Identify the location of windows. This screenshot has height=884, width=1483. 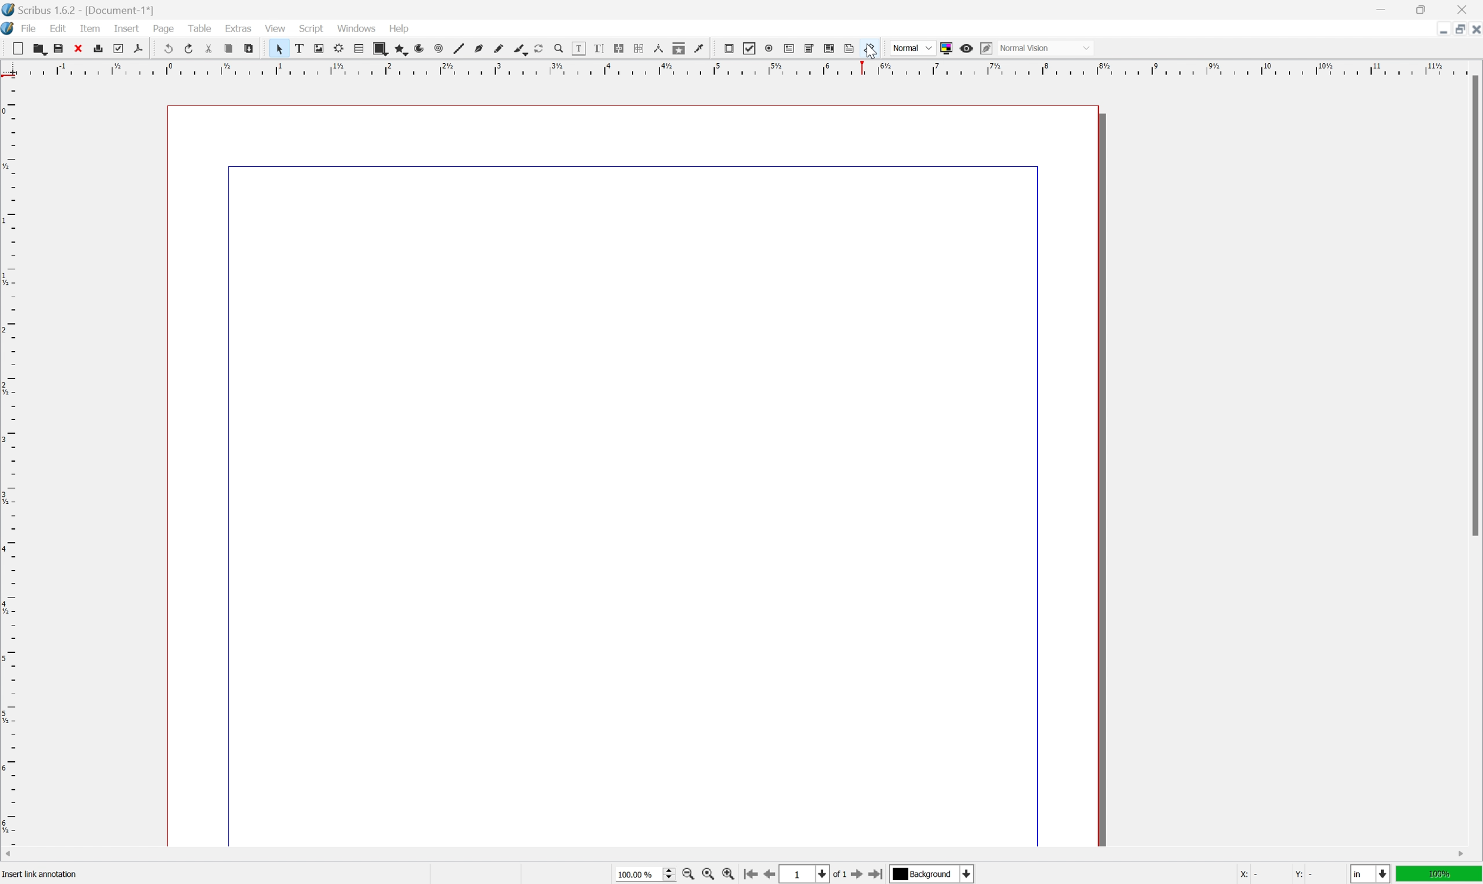
(357, 27).